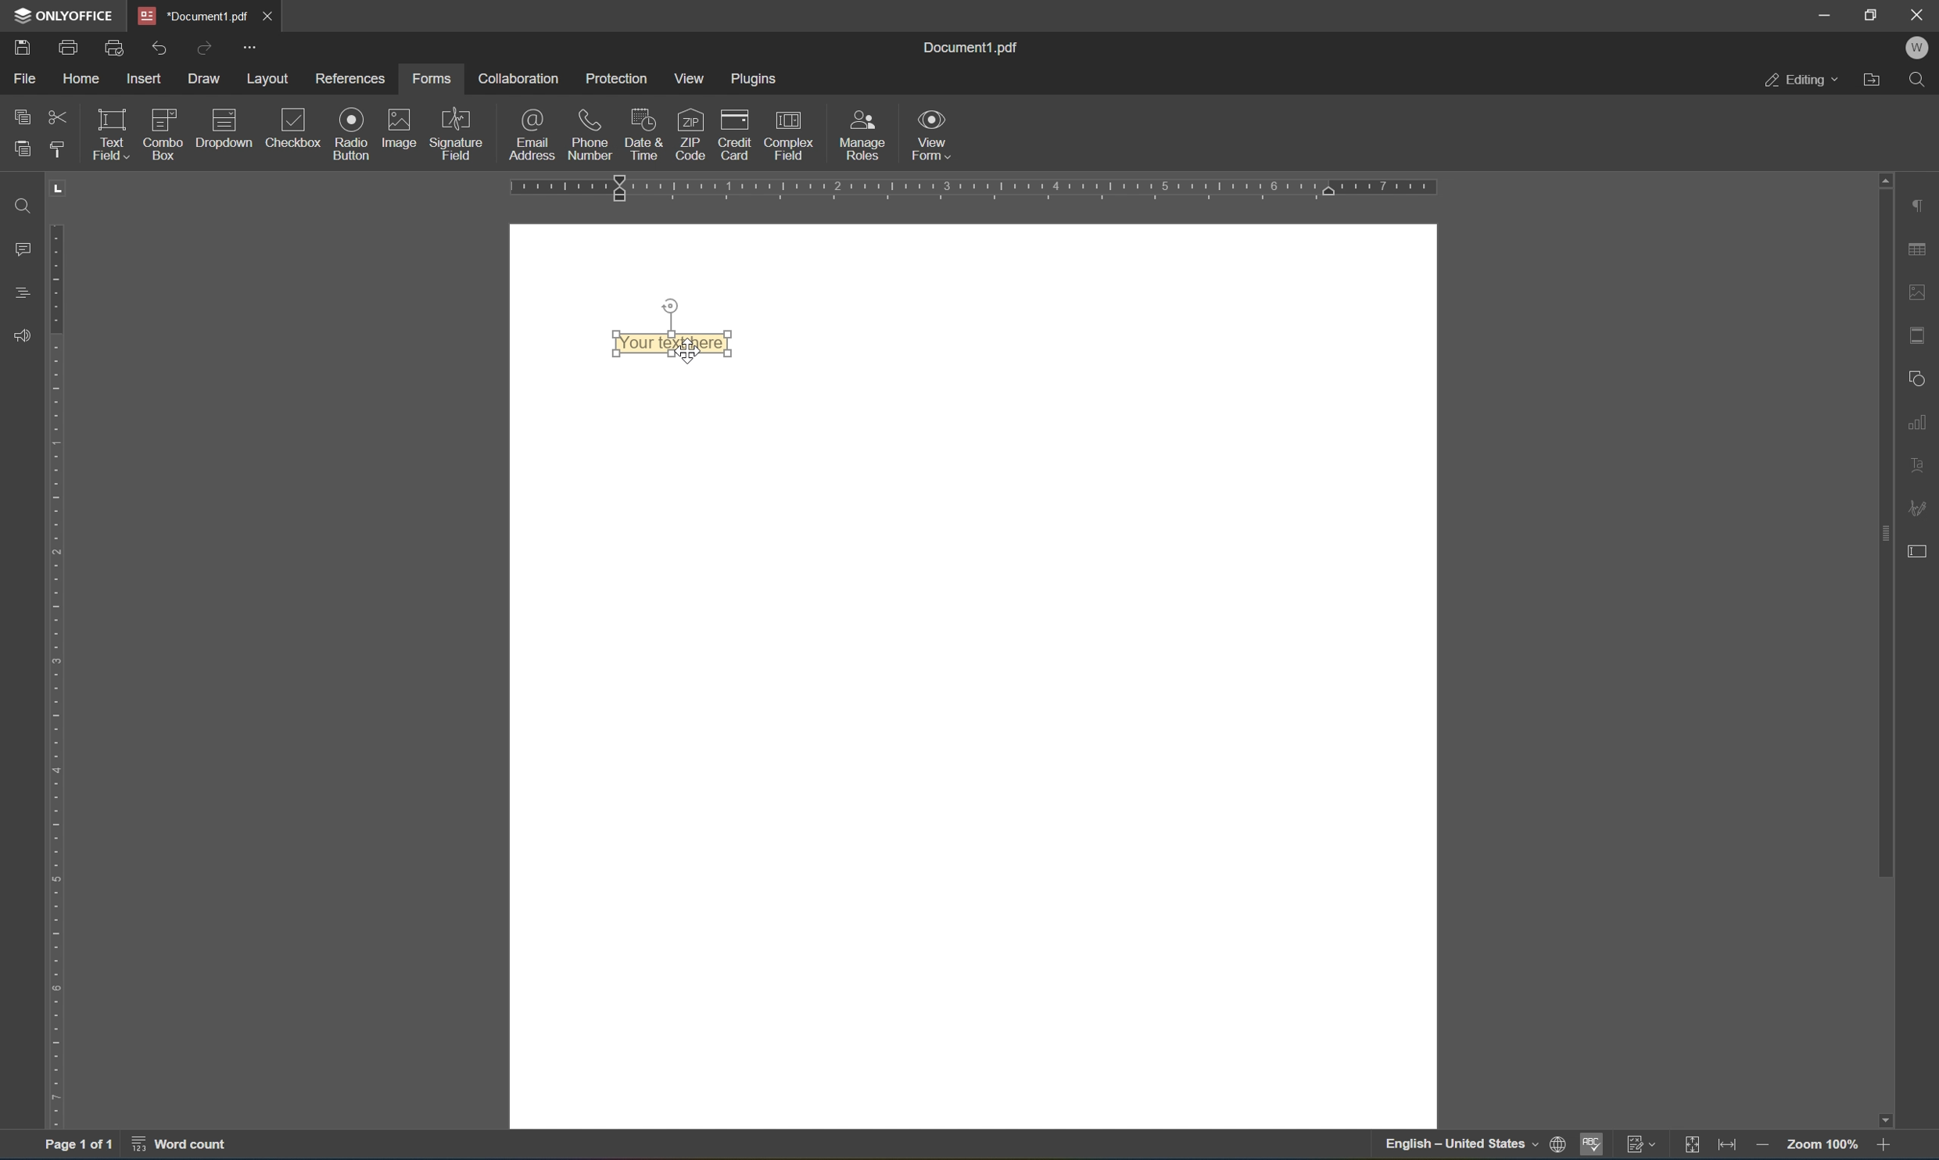 This screenshot has width=1939, height=1160. I want to click on W, so click(1919, 47).